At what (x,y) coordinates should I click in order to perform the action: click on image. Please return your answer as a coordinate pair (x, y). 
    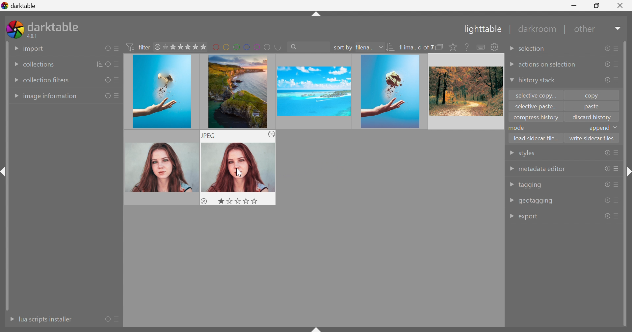
    Looking at the image, I should click on (162, 92).